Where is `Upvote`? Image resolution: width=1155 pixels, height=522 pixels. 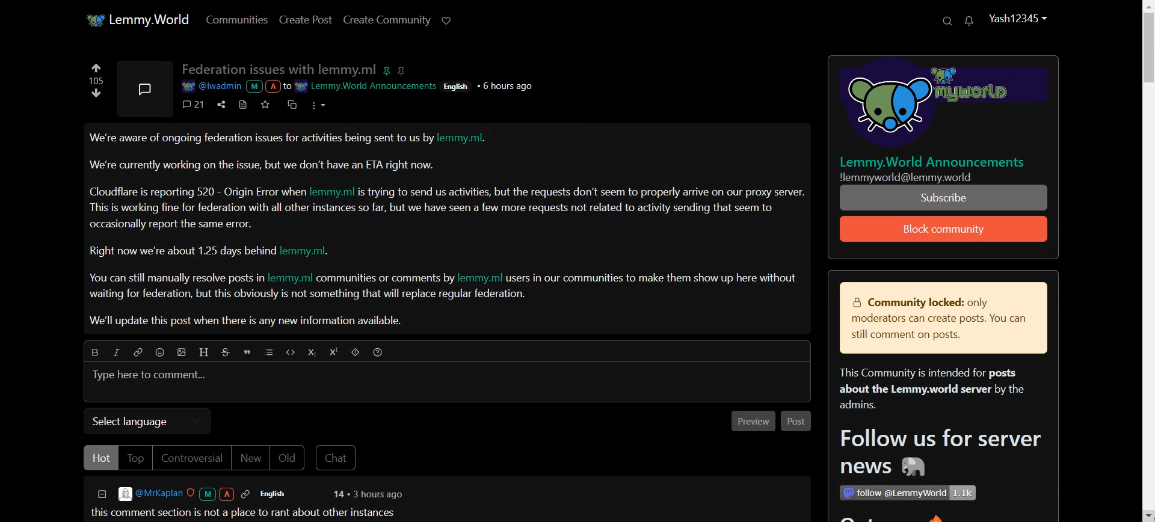
Upvote is located at coordinates (97, 67).